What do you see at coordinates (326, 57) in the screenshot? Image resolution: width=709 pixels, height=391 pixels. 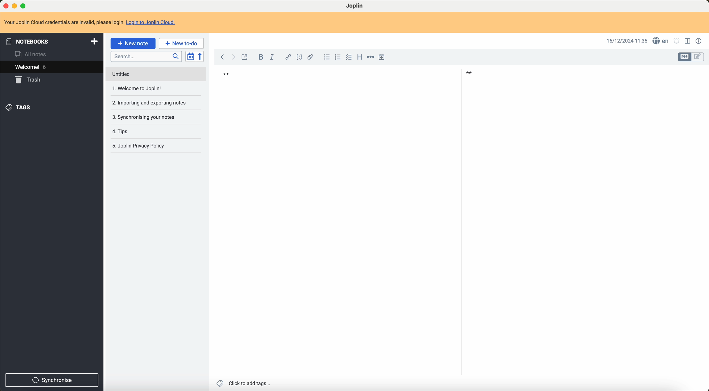 I see `bulleted list` at bounding box center [326, 57].